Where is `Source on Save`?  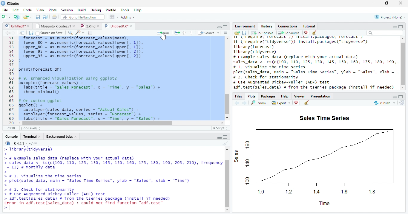
Source on Save is located at coordinates (49, 33).